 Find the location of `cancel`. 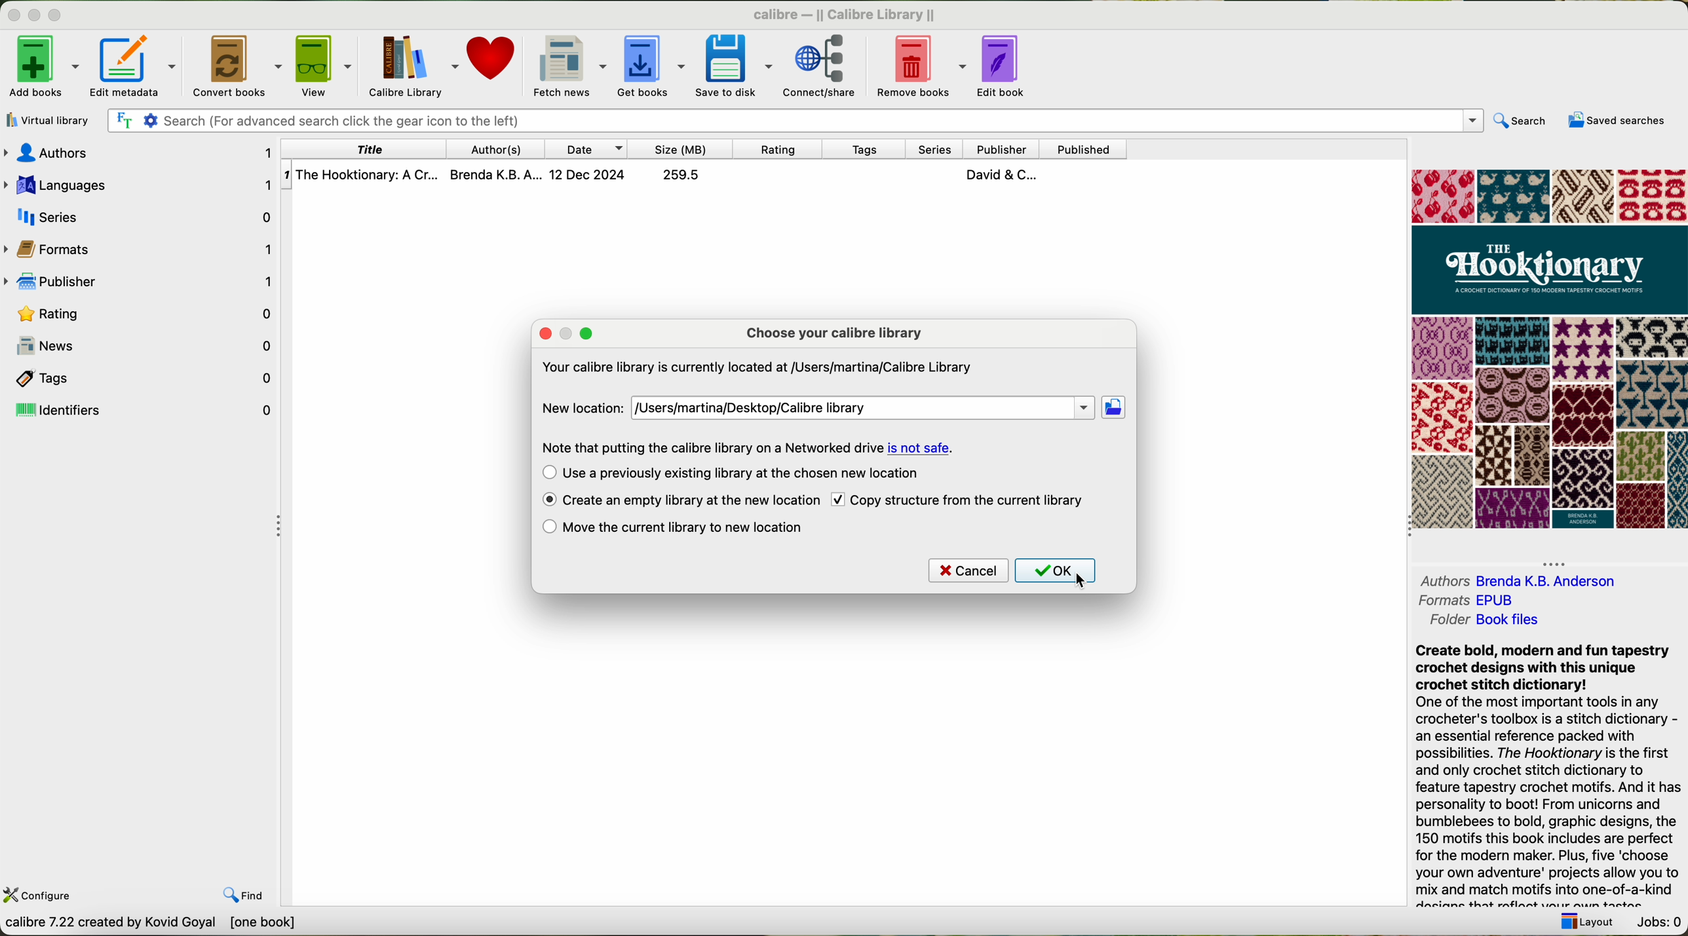

cancel is located at coordinates (969, 569).